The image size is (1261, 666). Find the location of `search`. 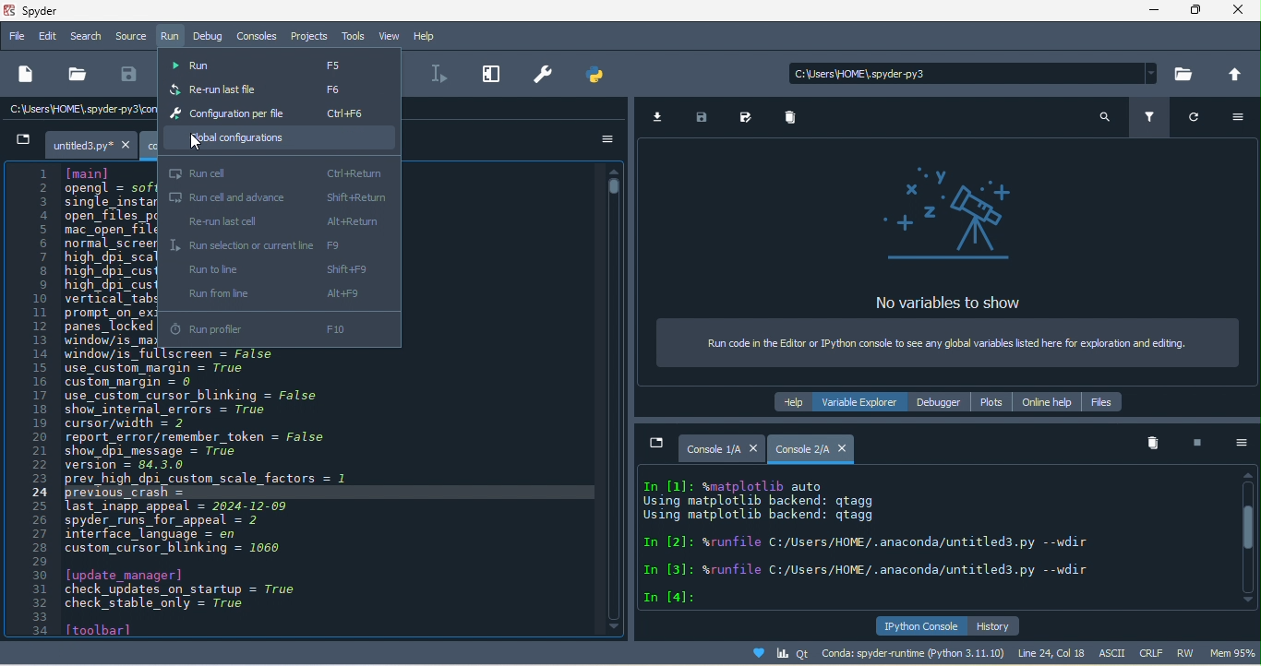

search is located at coordinates (1107, 118).